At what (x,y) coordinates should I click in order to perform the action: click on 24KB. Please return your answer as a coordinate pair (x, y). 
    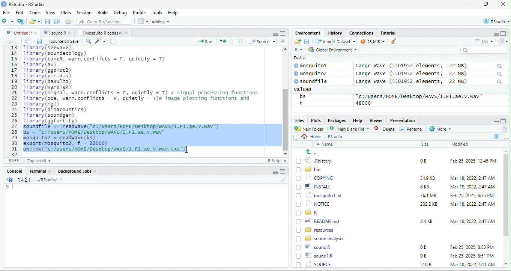
    Looking at the image, I should click on (425, 221).